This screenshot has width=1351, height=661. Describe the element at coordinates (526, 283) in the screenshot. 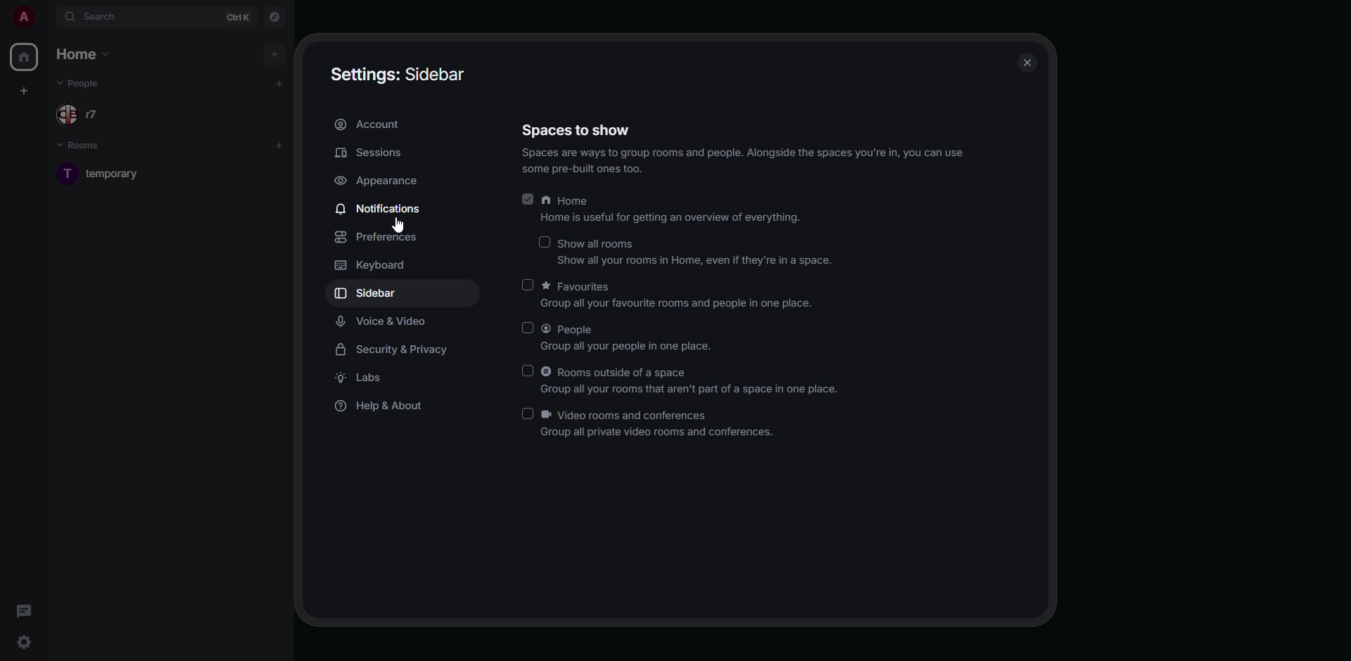

I see `click to enable` at that location.